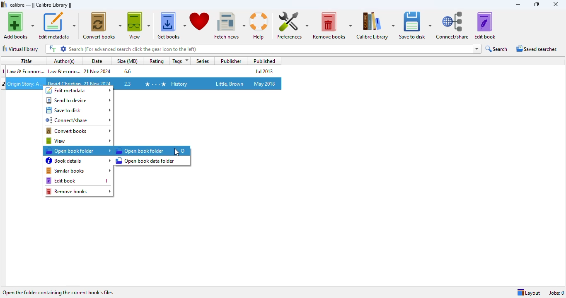 The width and height of the screenshot is (566, 298). I want to click on similar books, so click(79, 171).